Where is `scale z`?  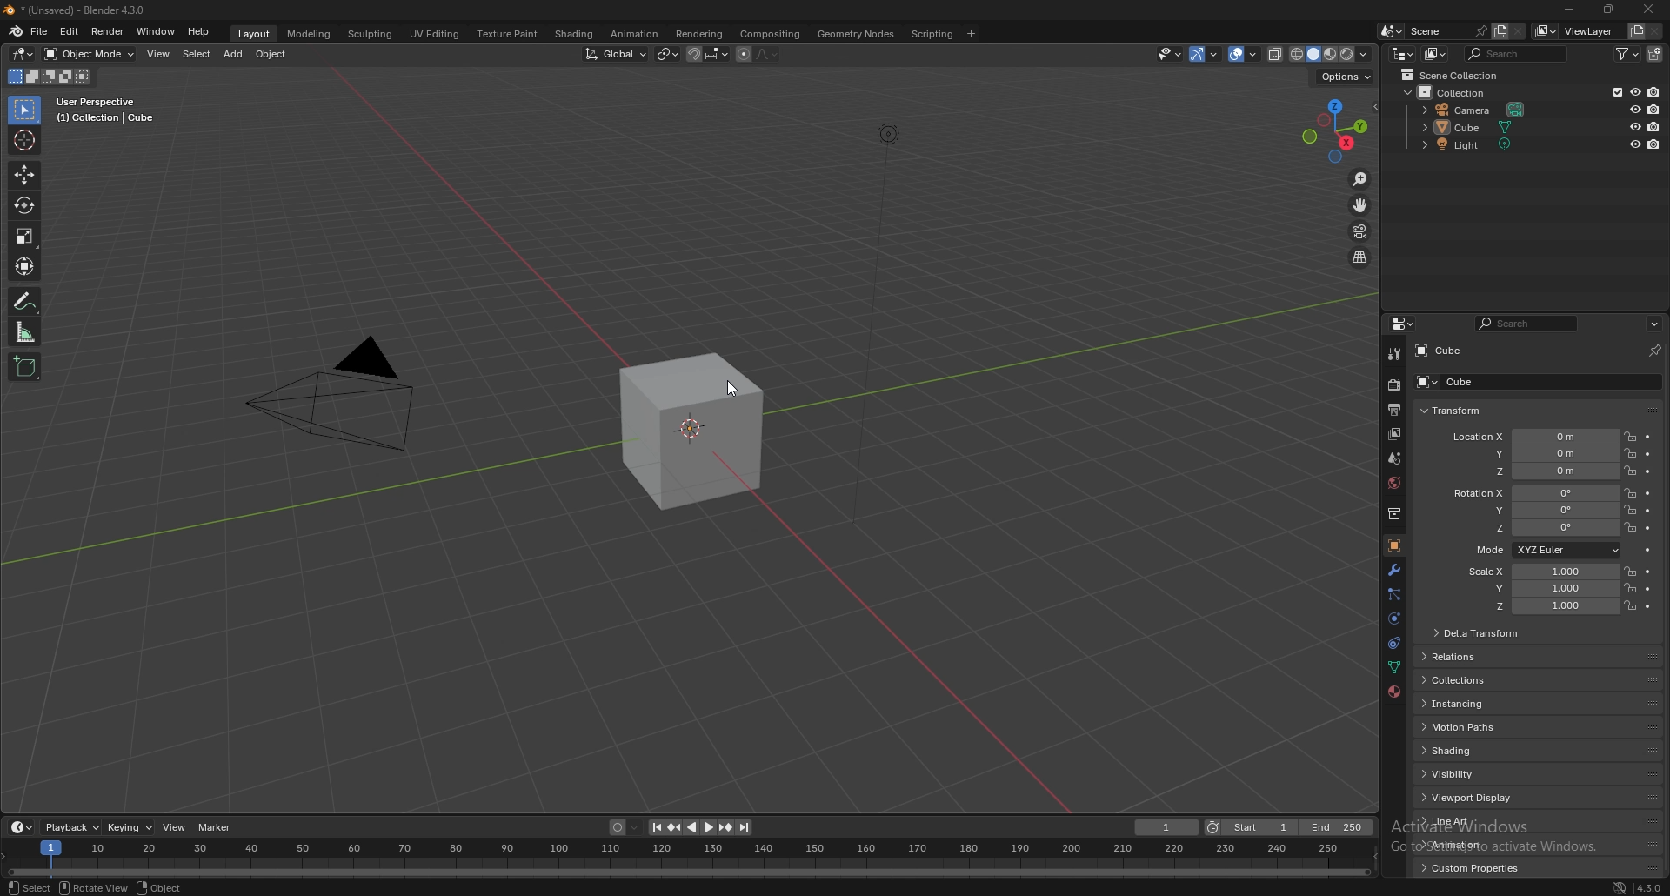 scale z is located at coordinates (1545, 607).